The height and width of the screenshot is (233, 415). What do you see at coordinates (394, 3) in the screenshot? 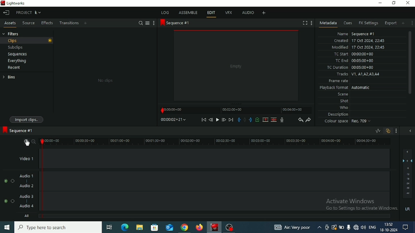
I see `Restore Down` at bounding box center [394, 3].